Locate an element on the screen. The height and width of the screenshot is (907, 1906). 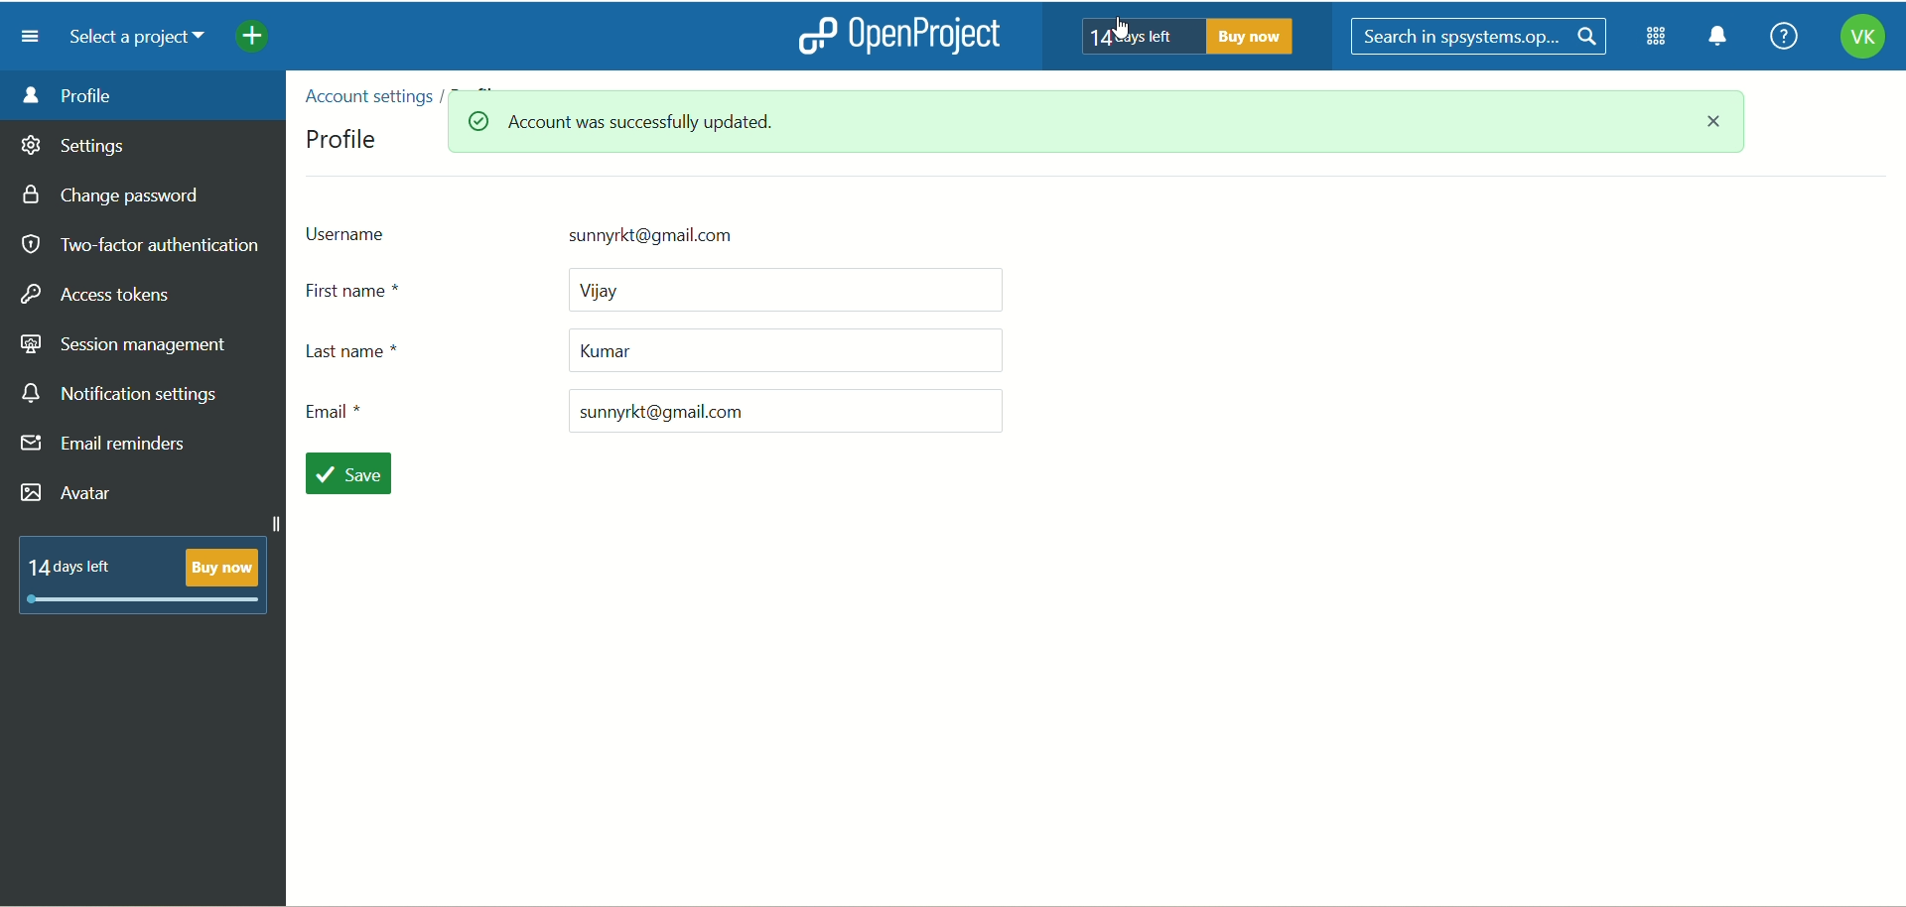
two-factor authentication is located at coordinates (139, 245).